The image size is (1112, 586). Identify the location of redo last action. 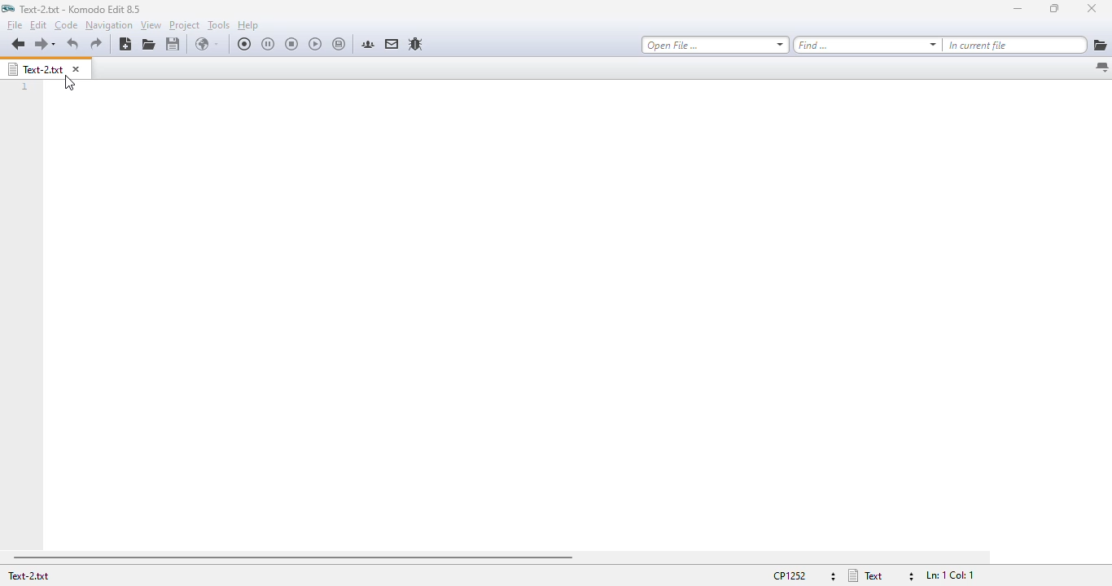
(95, 44).